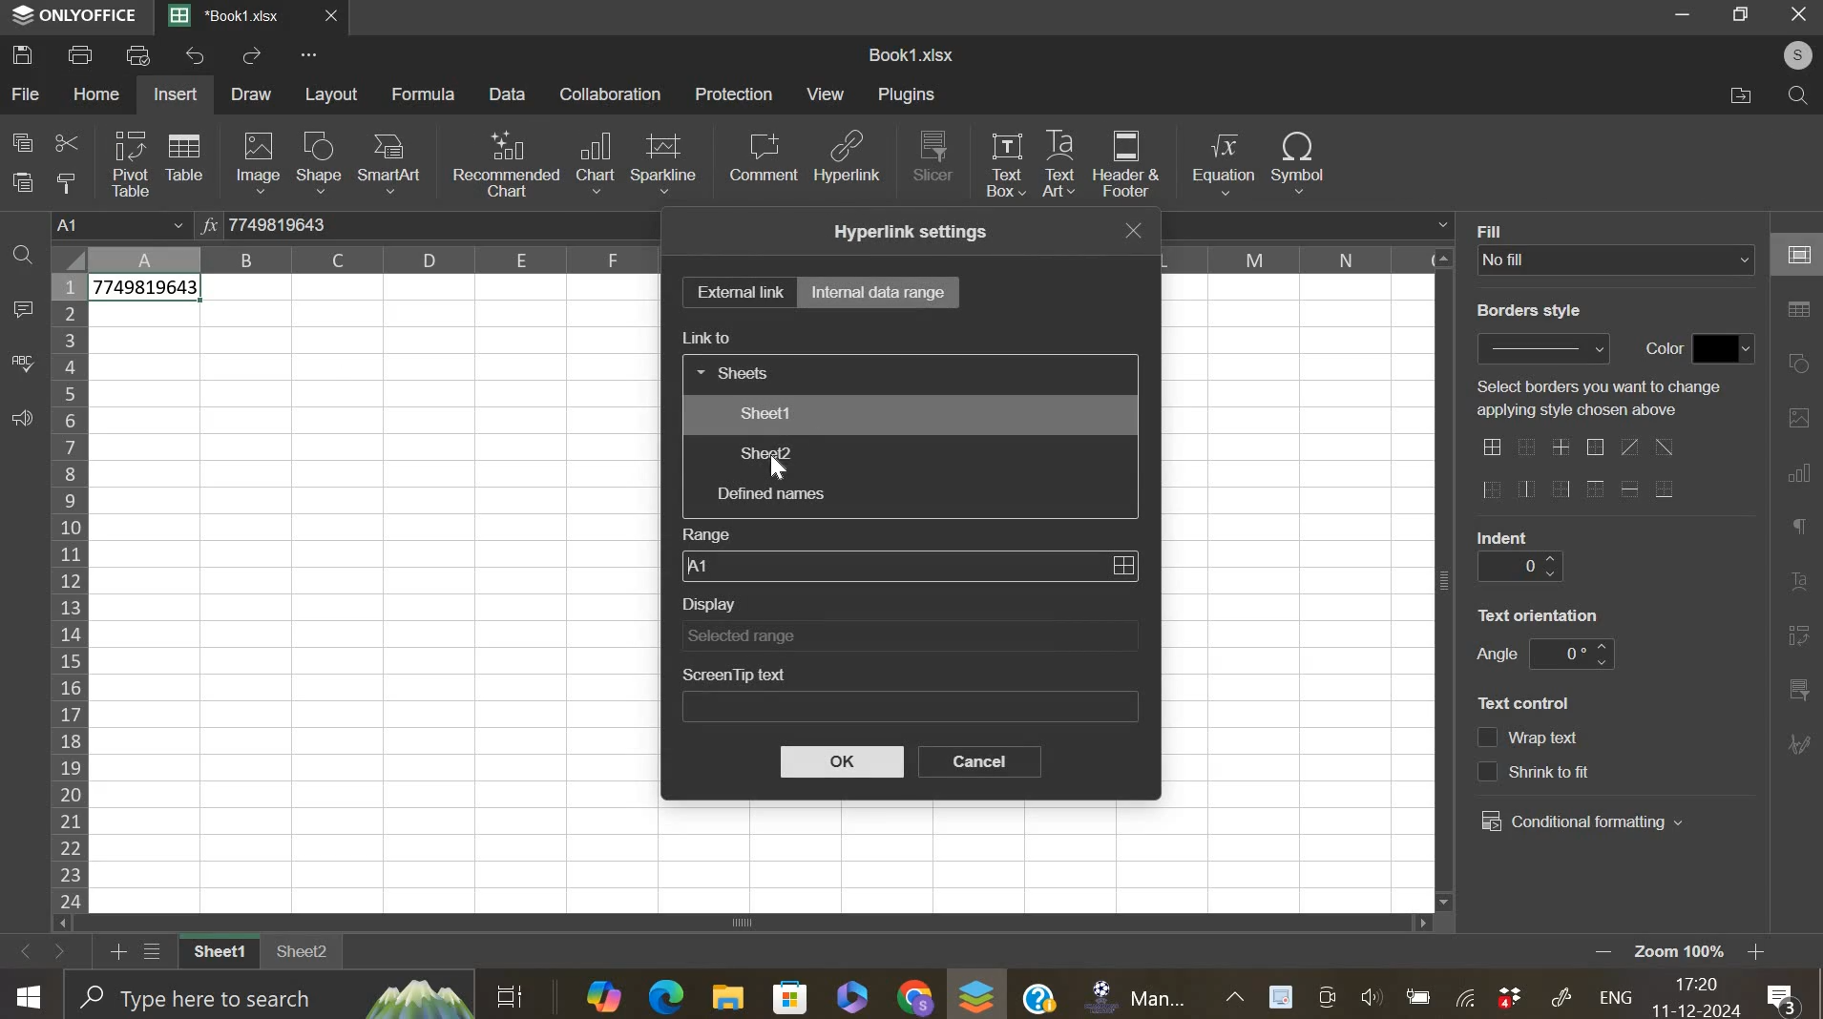  I want to click on copy, so click(22, 141).